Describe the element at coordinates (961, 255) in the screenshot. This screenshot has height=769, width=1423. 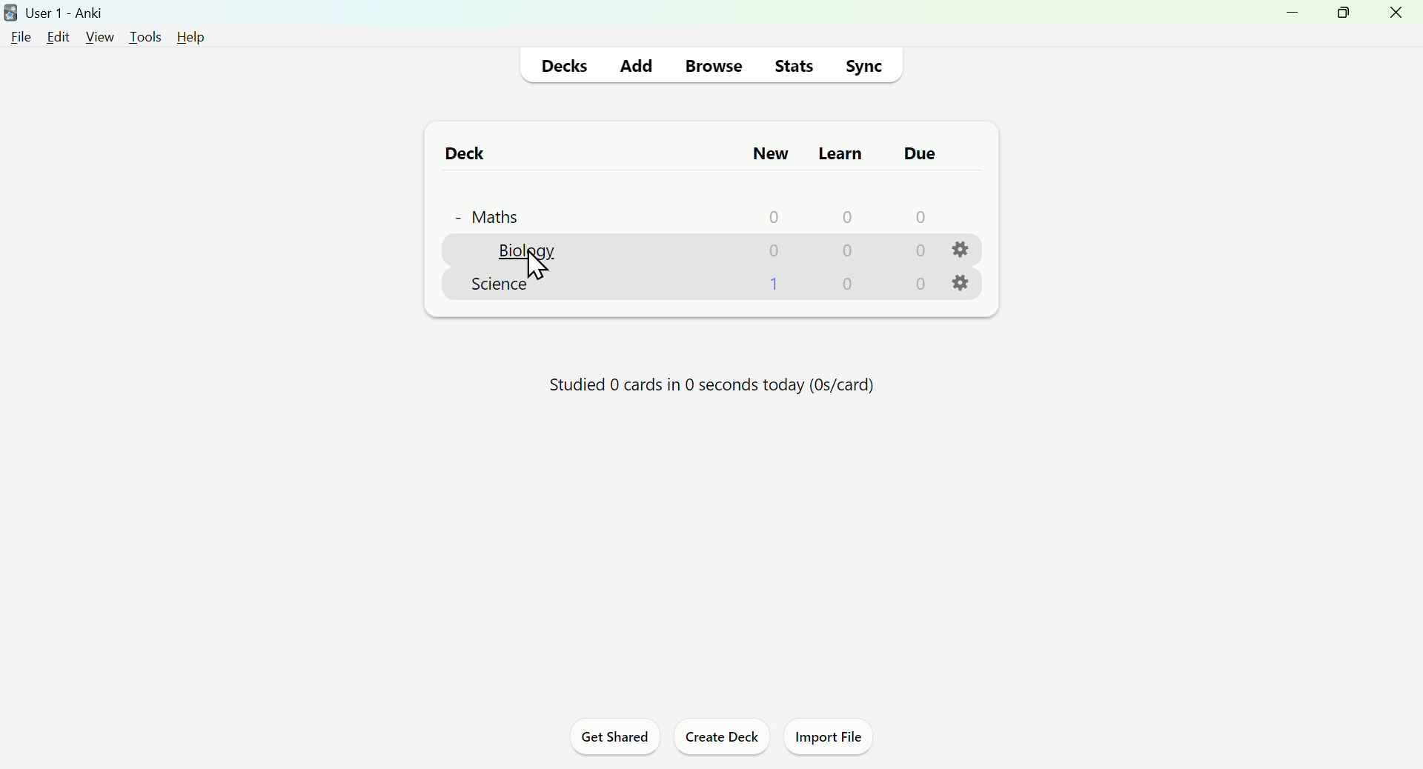
I see `settings` at that location.